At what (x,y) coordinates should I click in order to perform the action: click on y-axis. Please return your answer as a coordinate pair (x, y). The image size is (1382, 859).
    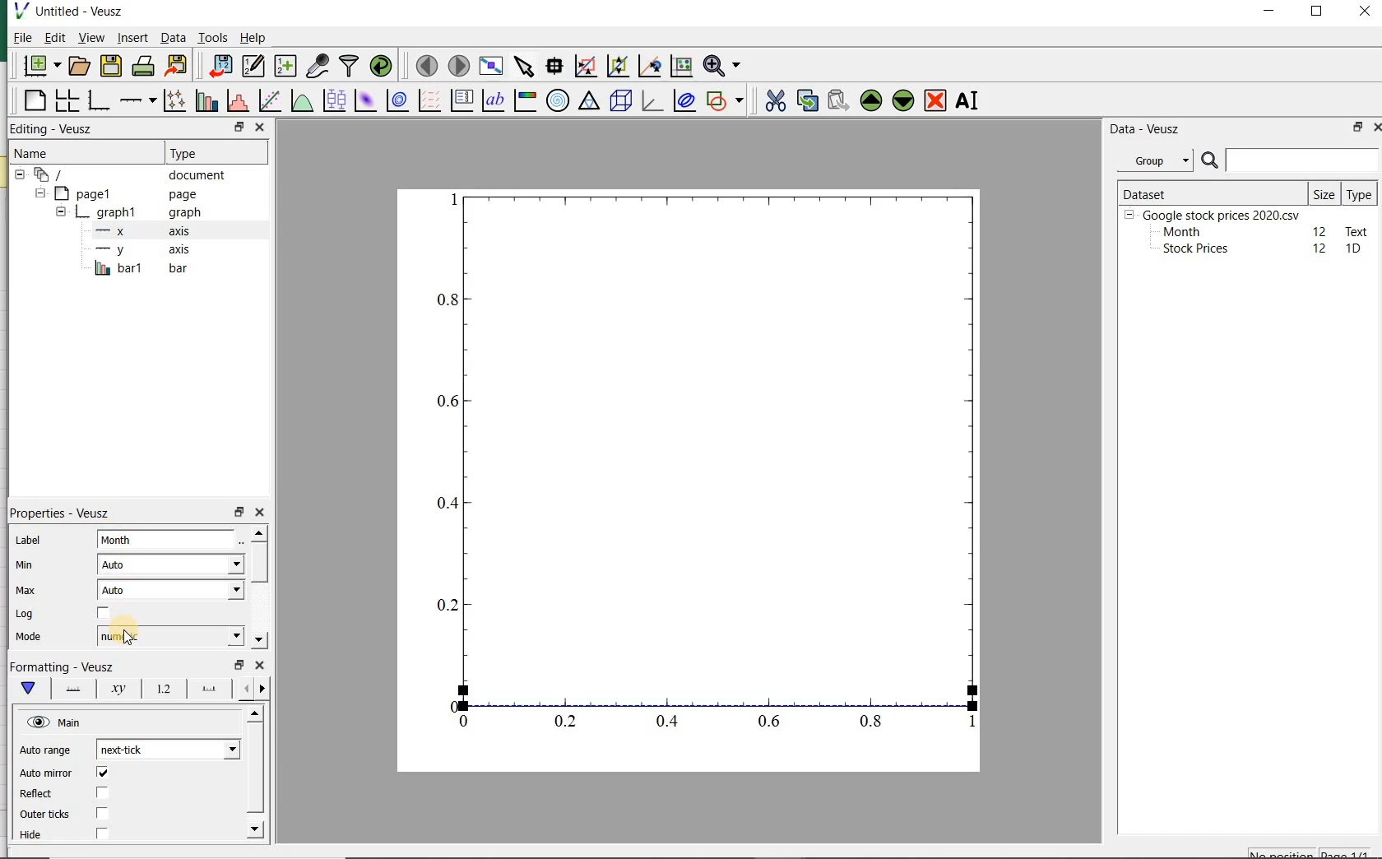
    Looking at the image, I should click on (140, 250).